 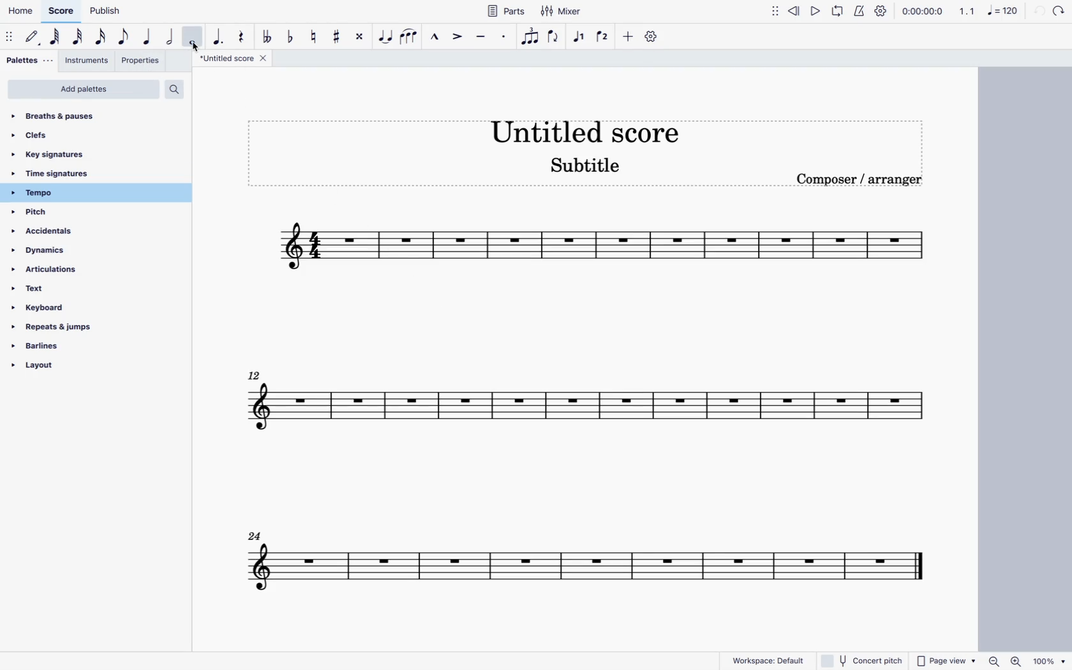 I want to click on double toggle flat, so click(x=268, y=37).